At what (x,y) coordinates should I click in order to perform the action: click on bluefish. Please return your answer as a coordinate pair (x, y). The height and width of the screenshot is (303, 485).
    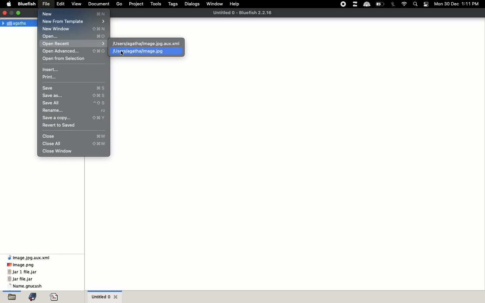
    Looking at the image, I should click on (27, 3).